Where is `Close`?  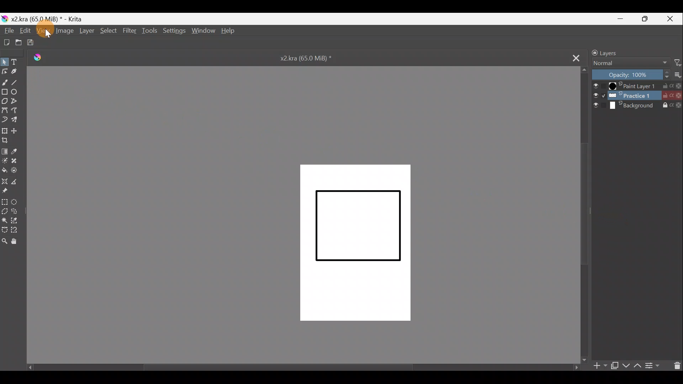 Close is located at coordinates (672, 18).